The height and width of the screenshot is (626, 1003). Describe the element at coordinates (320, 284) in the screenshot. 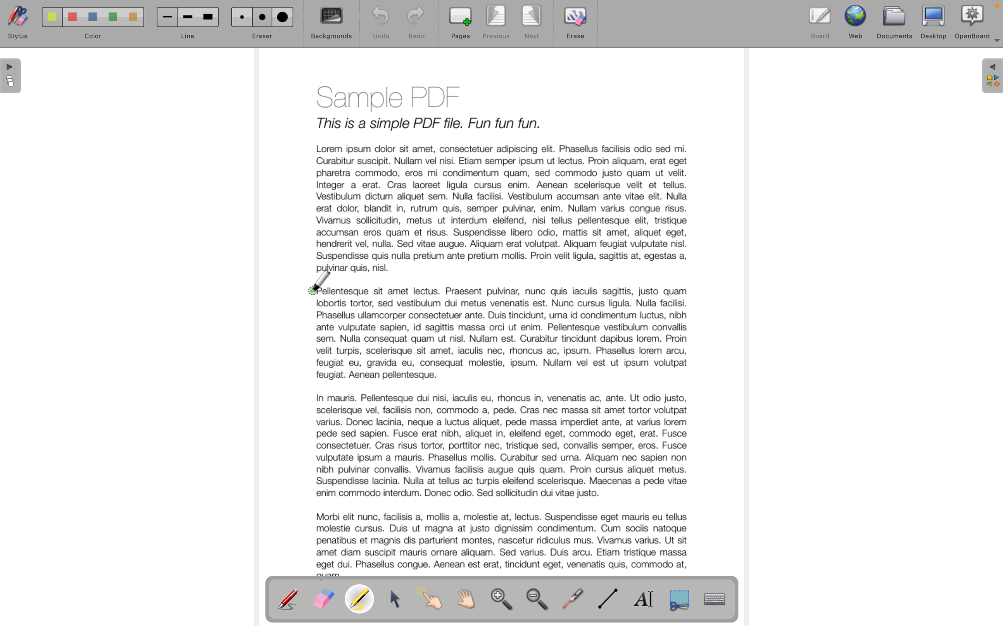

I see `highlighting cursor` at that location.